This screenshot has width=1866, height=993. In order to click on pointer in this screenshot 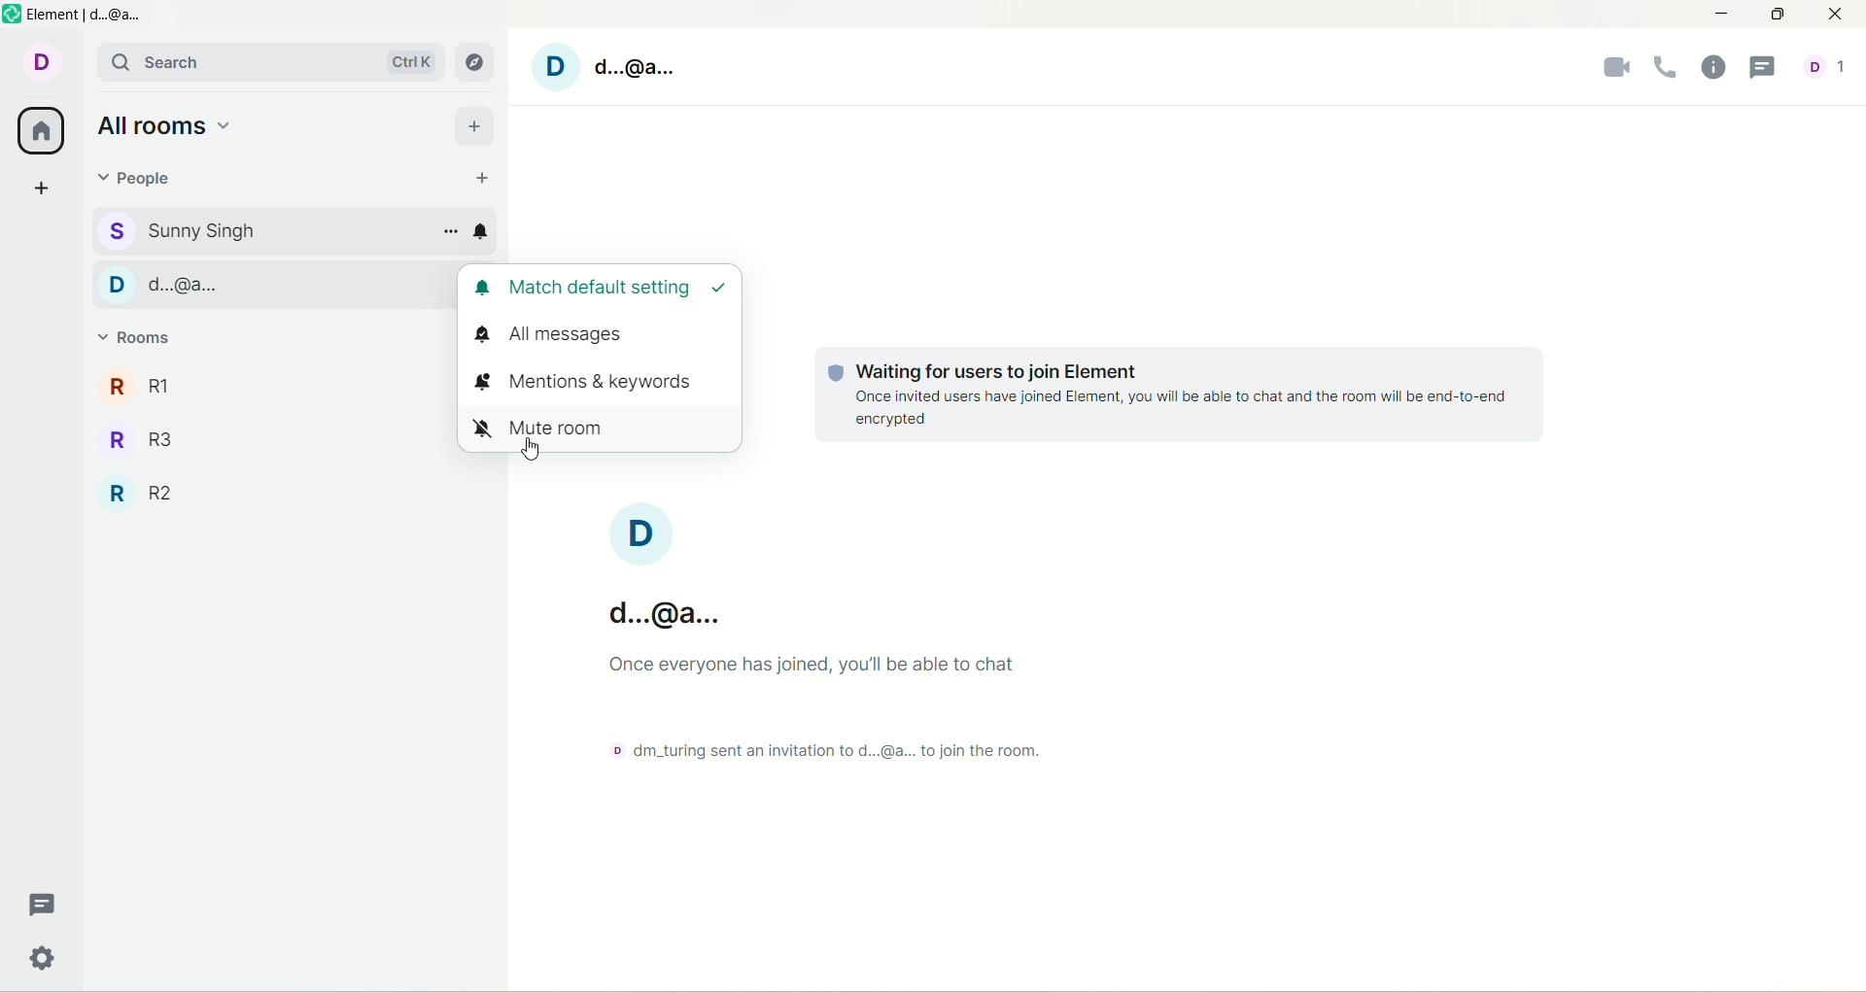, I will do `click(531, 453)`.